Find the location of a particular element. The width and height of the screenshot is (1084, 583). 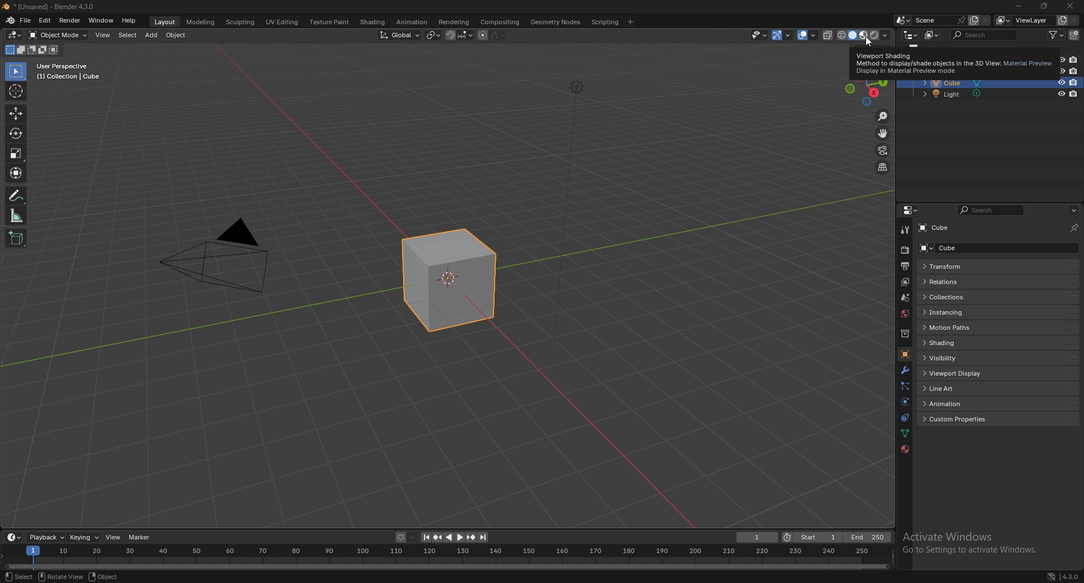

render is located at coordinates (69, 20).